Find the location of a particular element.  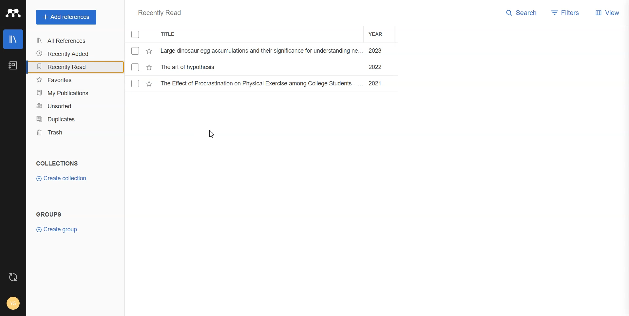

Add references is located at coordinates (66, 17).